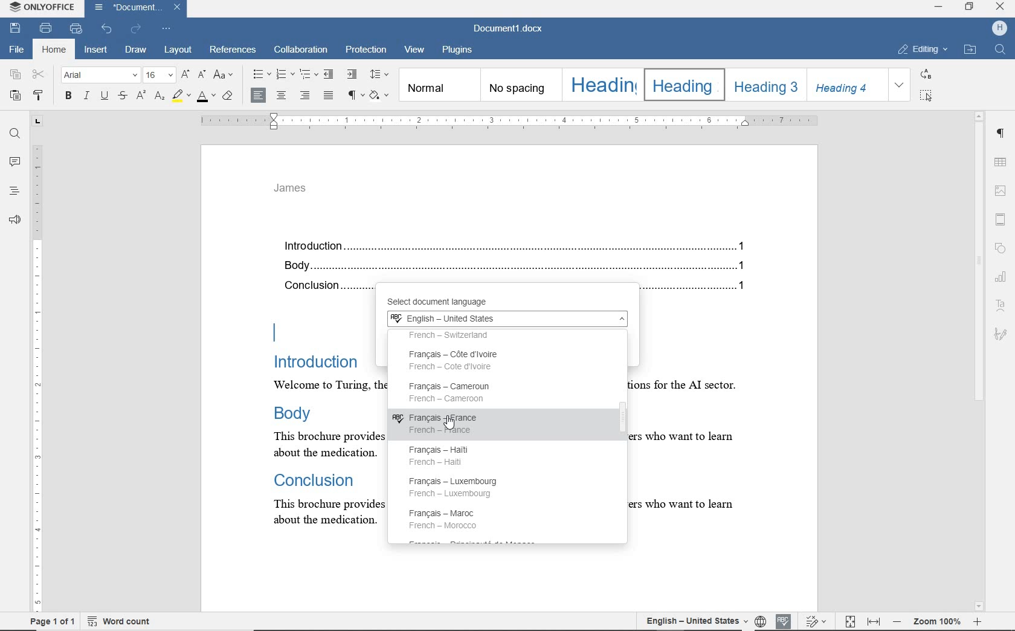 This screenshot has height=631, width=1015. I want to click on François - Cameroun, so click(451, 392).